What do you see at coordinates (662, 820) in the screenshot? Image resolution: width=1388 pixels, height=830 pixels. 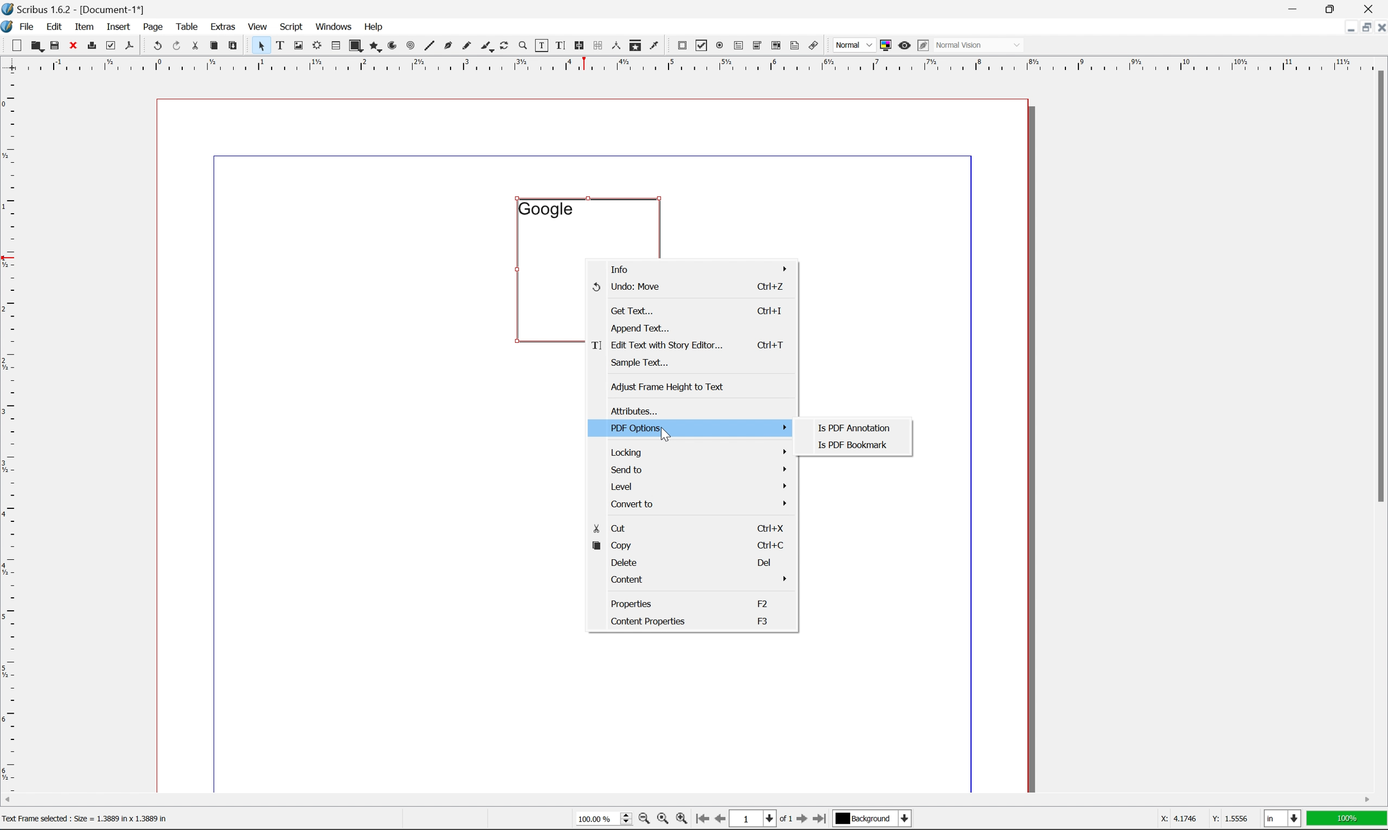 I see `zoom to 100%` at bounding box center [662, 820].